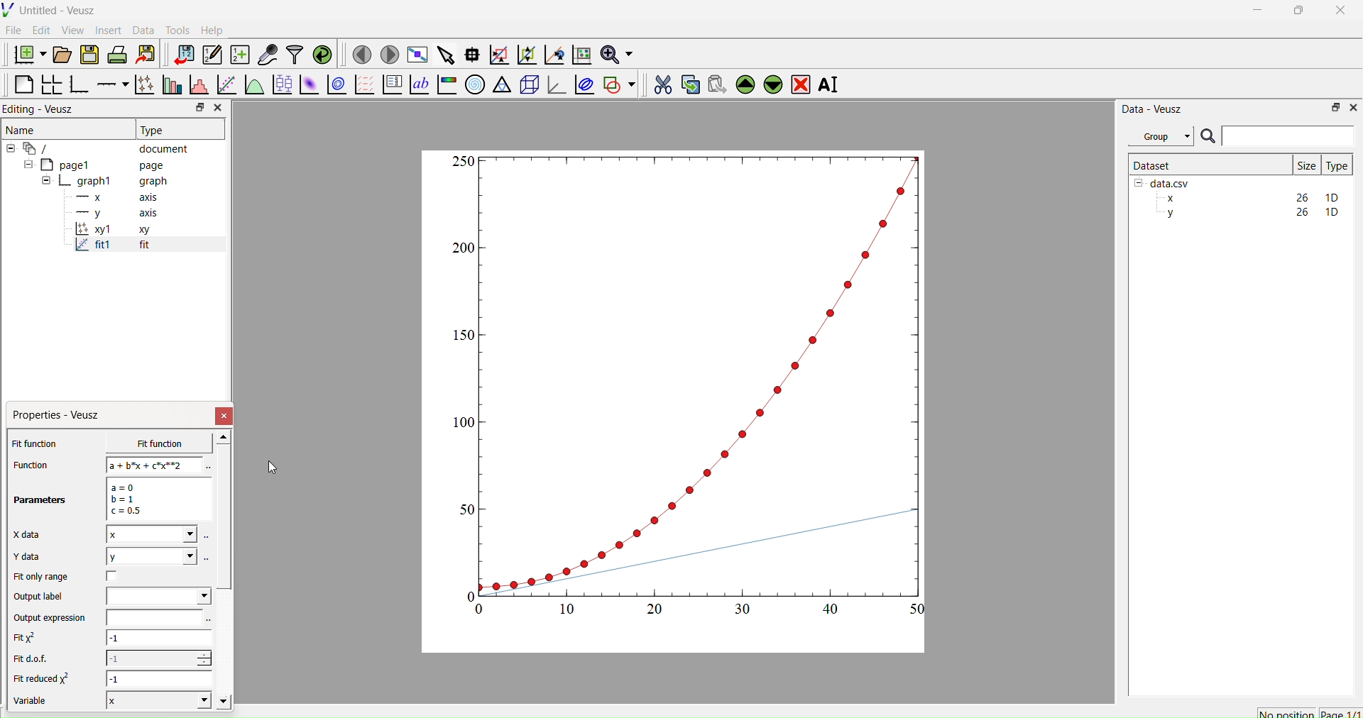  Describe the element at coordinates (475, 84) in the screenshot. I see `Polar Graph` at that location.